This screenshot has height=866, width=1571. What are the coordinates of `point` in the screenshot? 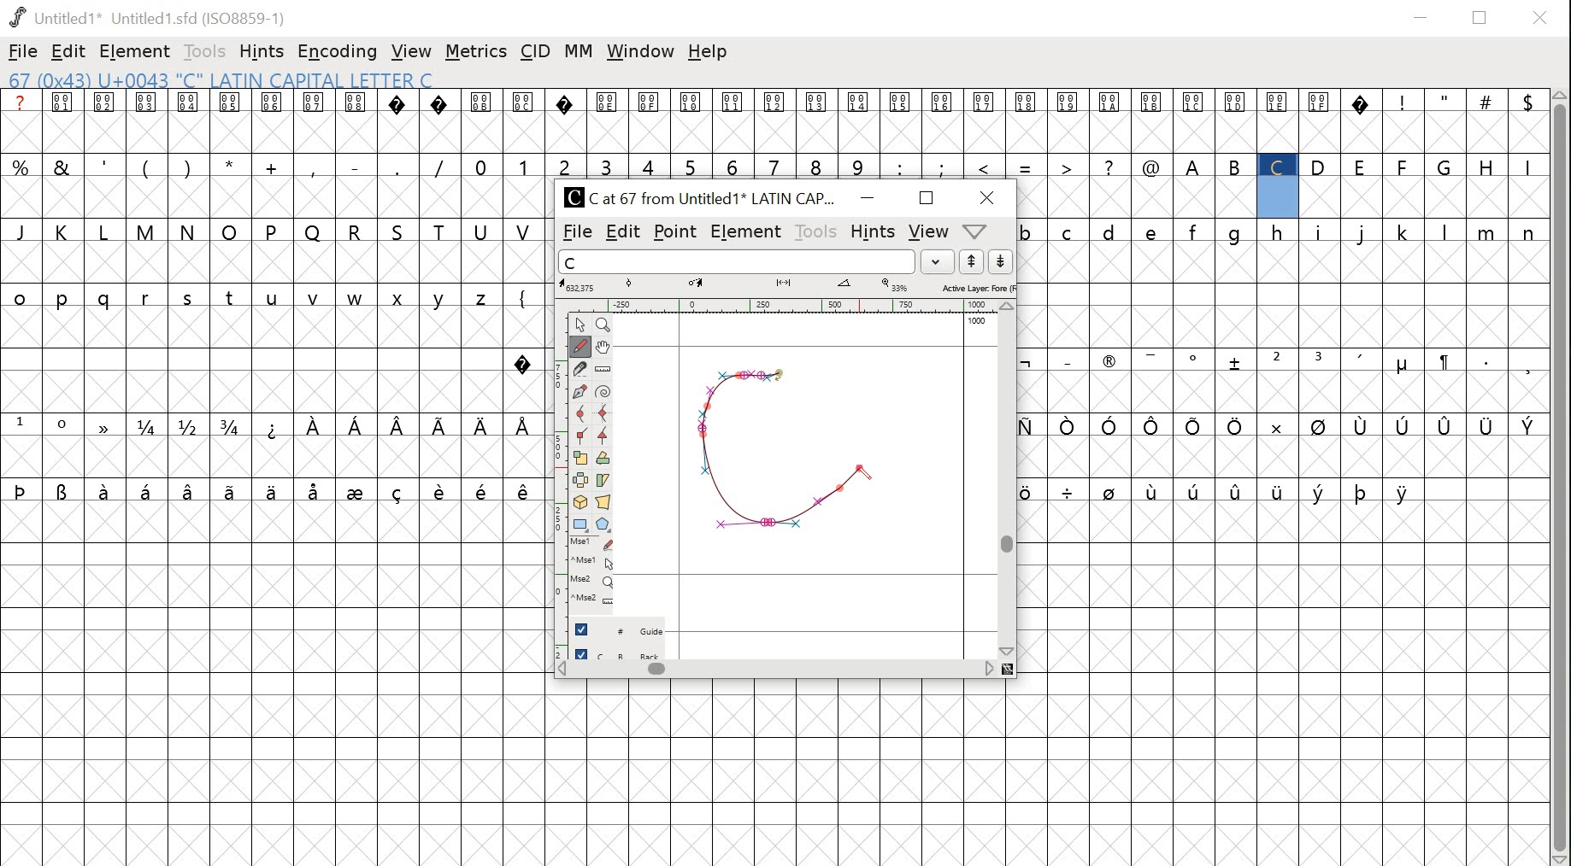 It's located at (583, 324).